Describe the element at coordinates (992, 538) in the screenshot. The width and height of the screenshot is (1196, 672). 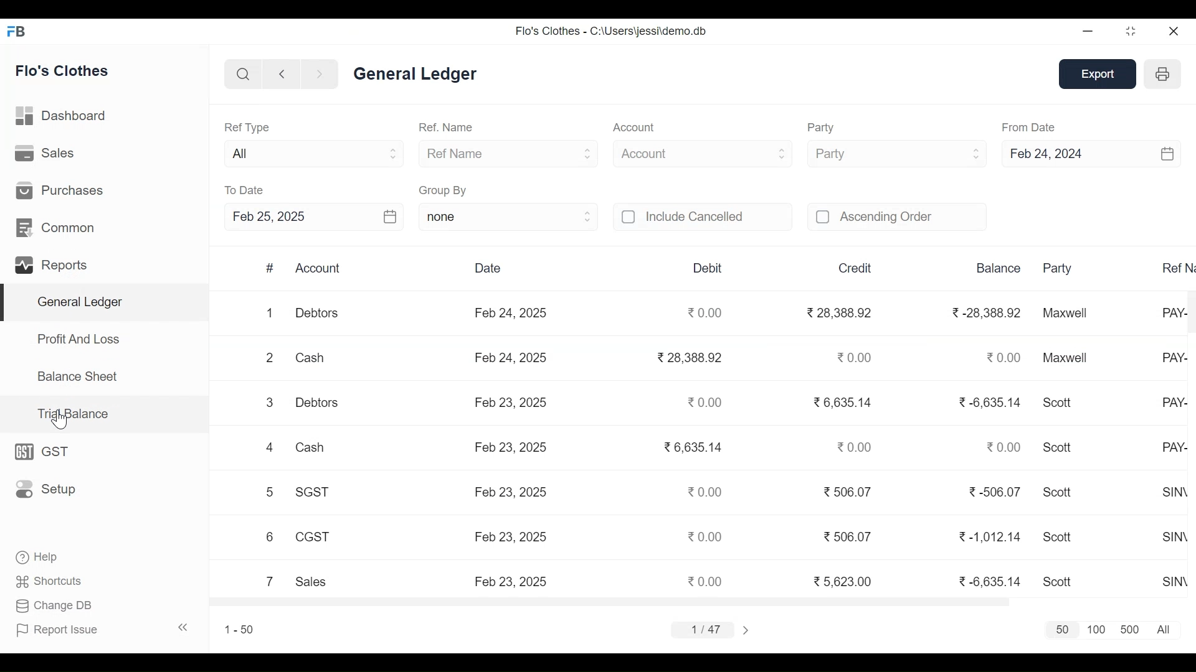
I see `-1,012.14` at that location.